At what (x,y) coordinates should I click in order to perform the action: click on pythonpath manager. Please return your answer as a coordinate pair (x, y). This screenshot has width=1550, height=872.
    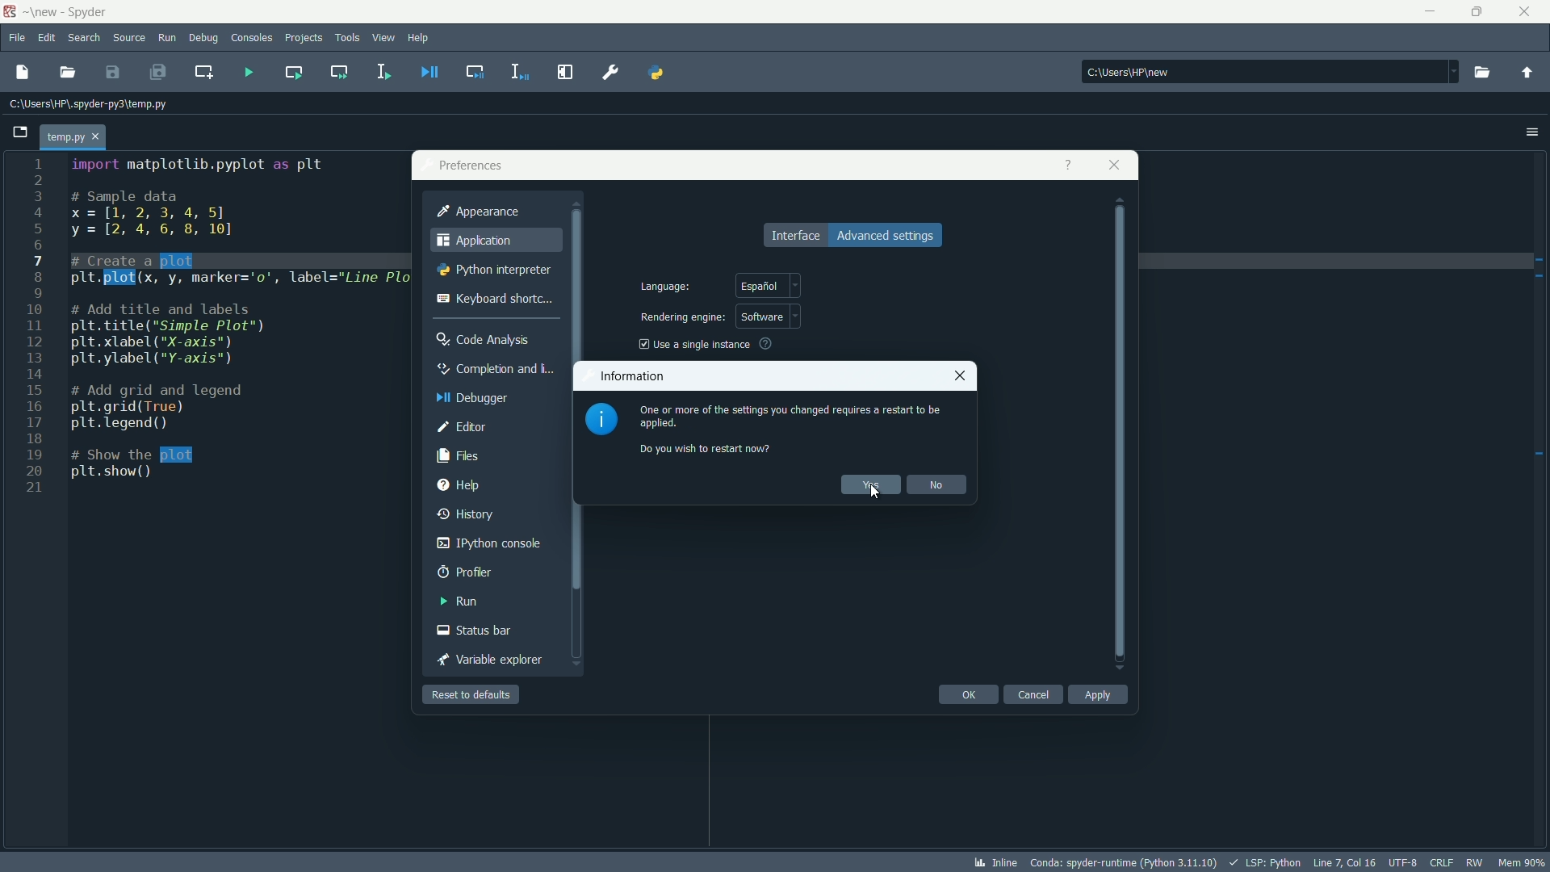
    Looking at the image, I should click on (655, 72).